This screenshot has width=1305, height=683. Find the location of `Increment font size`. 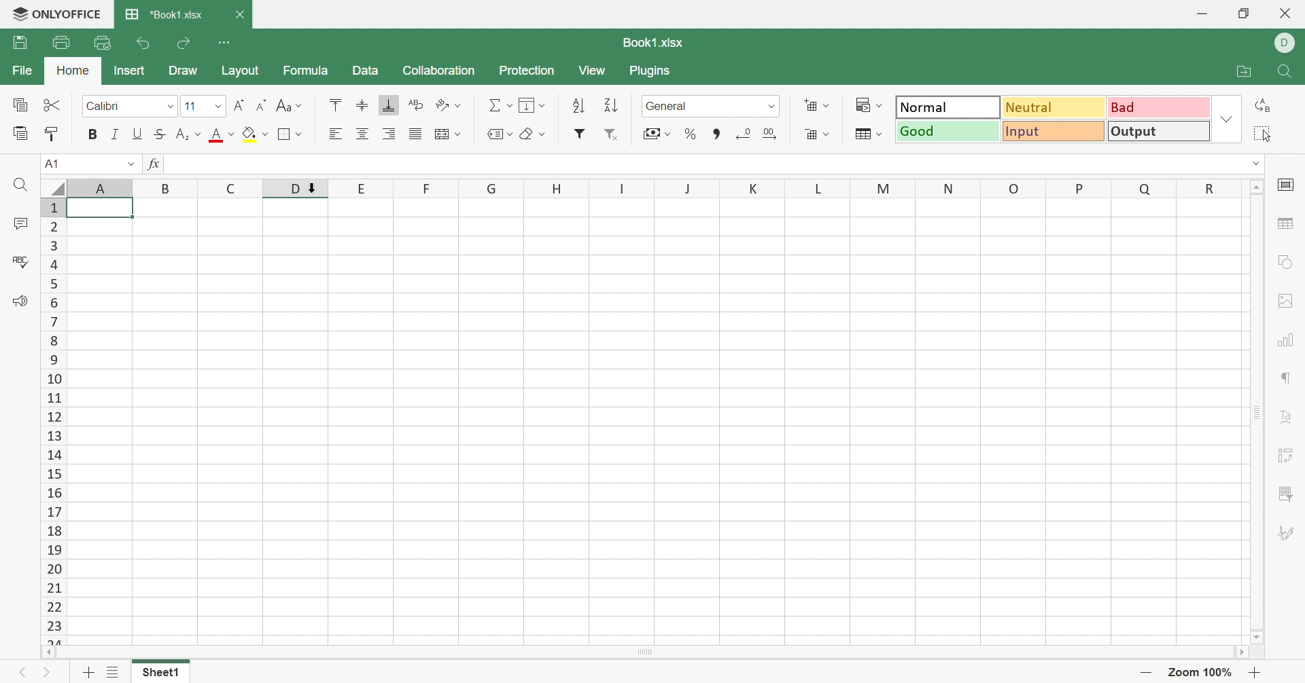

Increment font size is located at coordinates (239, 104).